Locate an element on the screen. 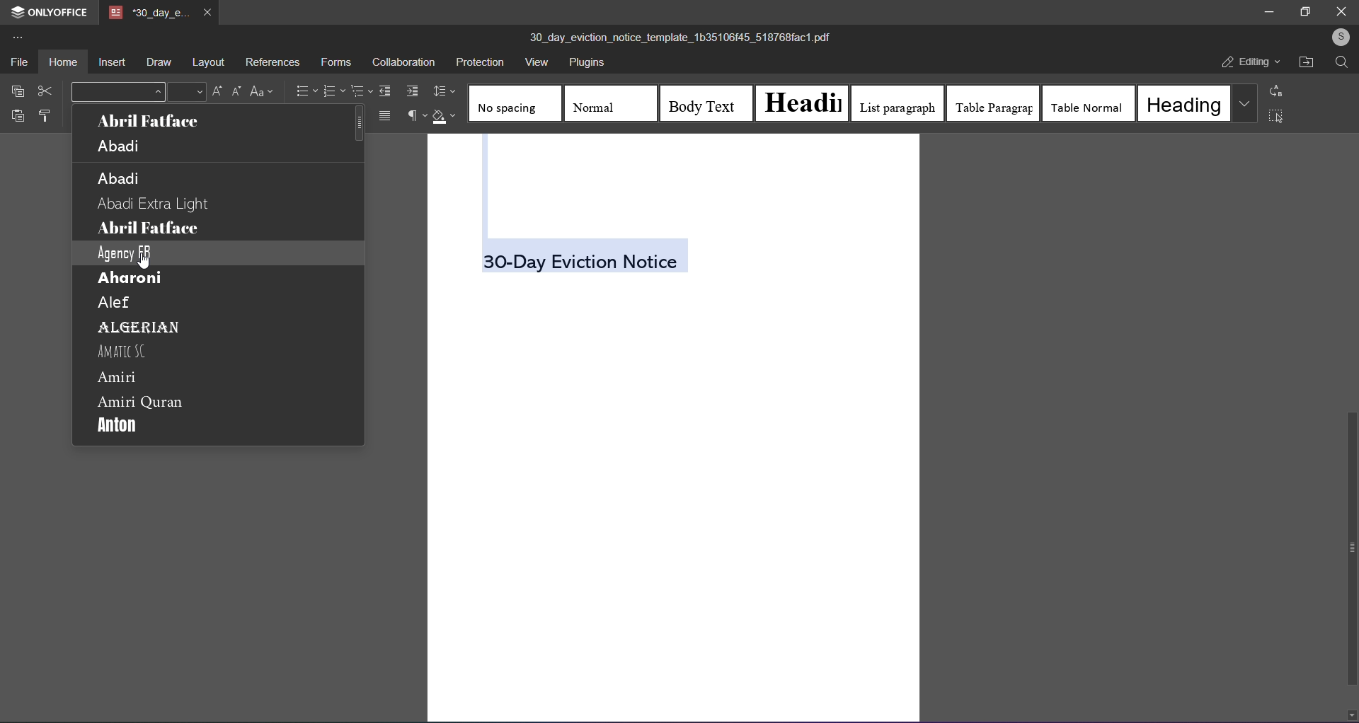 The height and width of the screenshot is (723, 1359). forms is located at coordinates (334, 62).